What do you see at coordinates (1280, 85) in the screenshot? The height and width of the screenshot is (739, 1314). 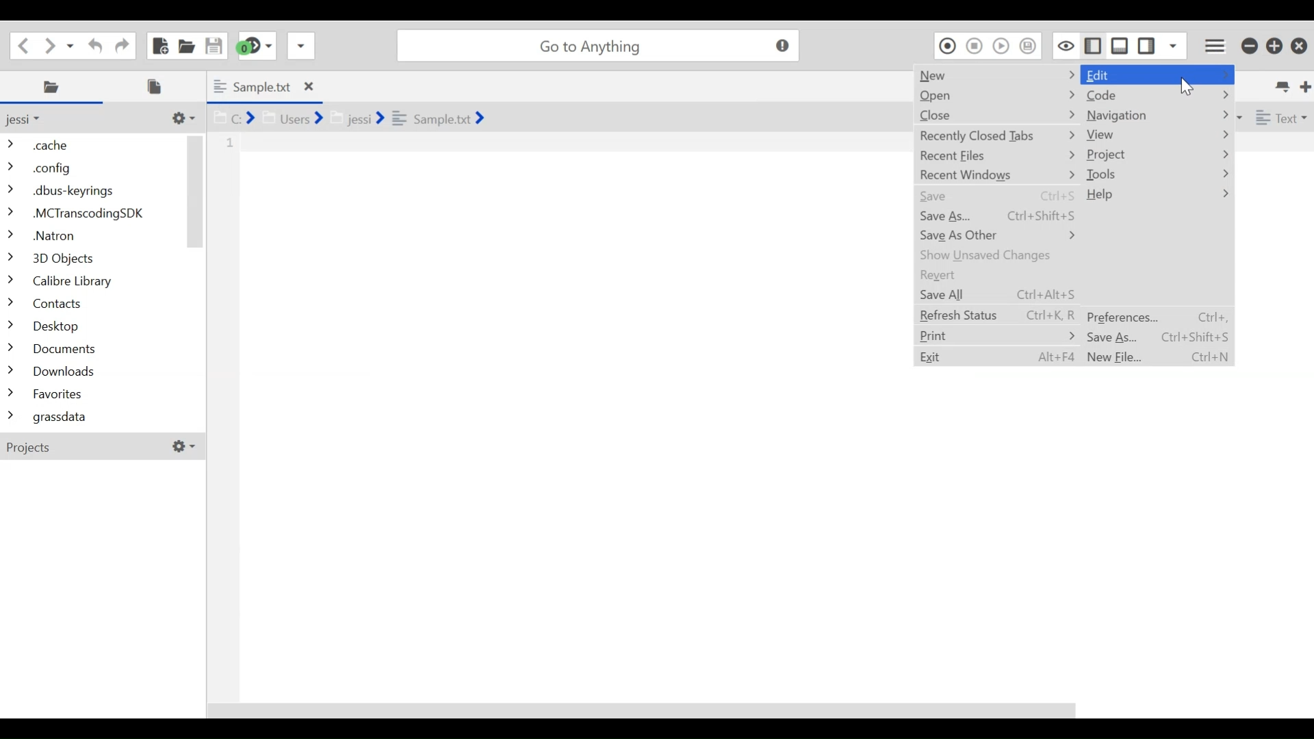 I see `List all tabs` at bounding box center [1280, 85].